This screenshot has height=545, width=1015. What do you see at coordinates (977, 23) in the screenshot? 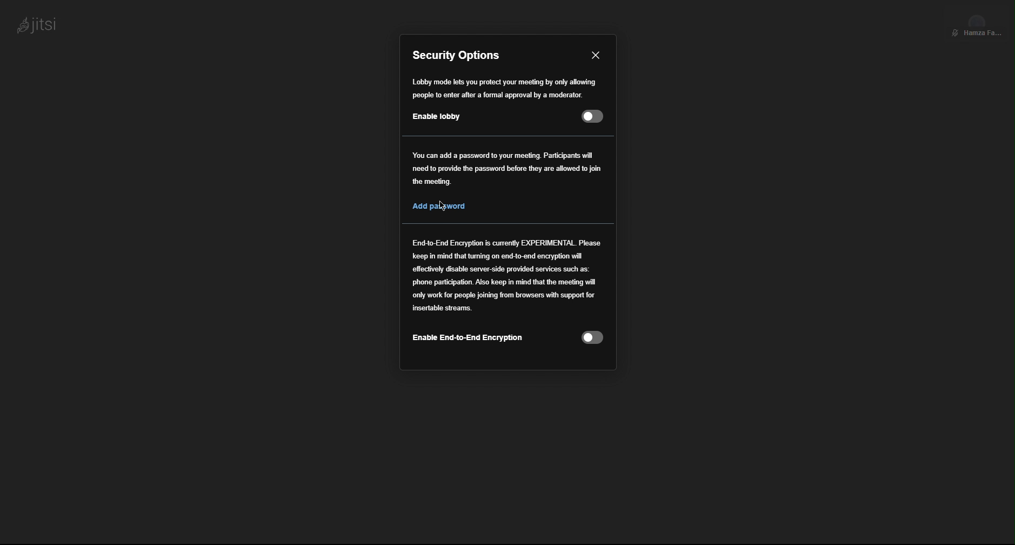
I see `Participant View` at bounding box center [977, 23].